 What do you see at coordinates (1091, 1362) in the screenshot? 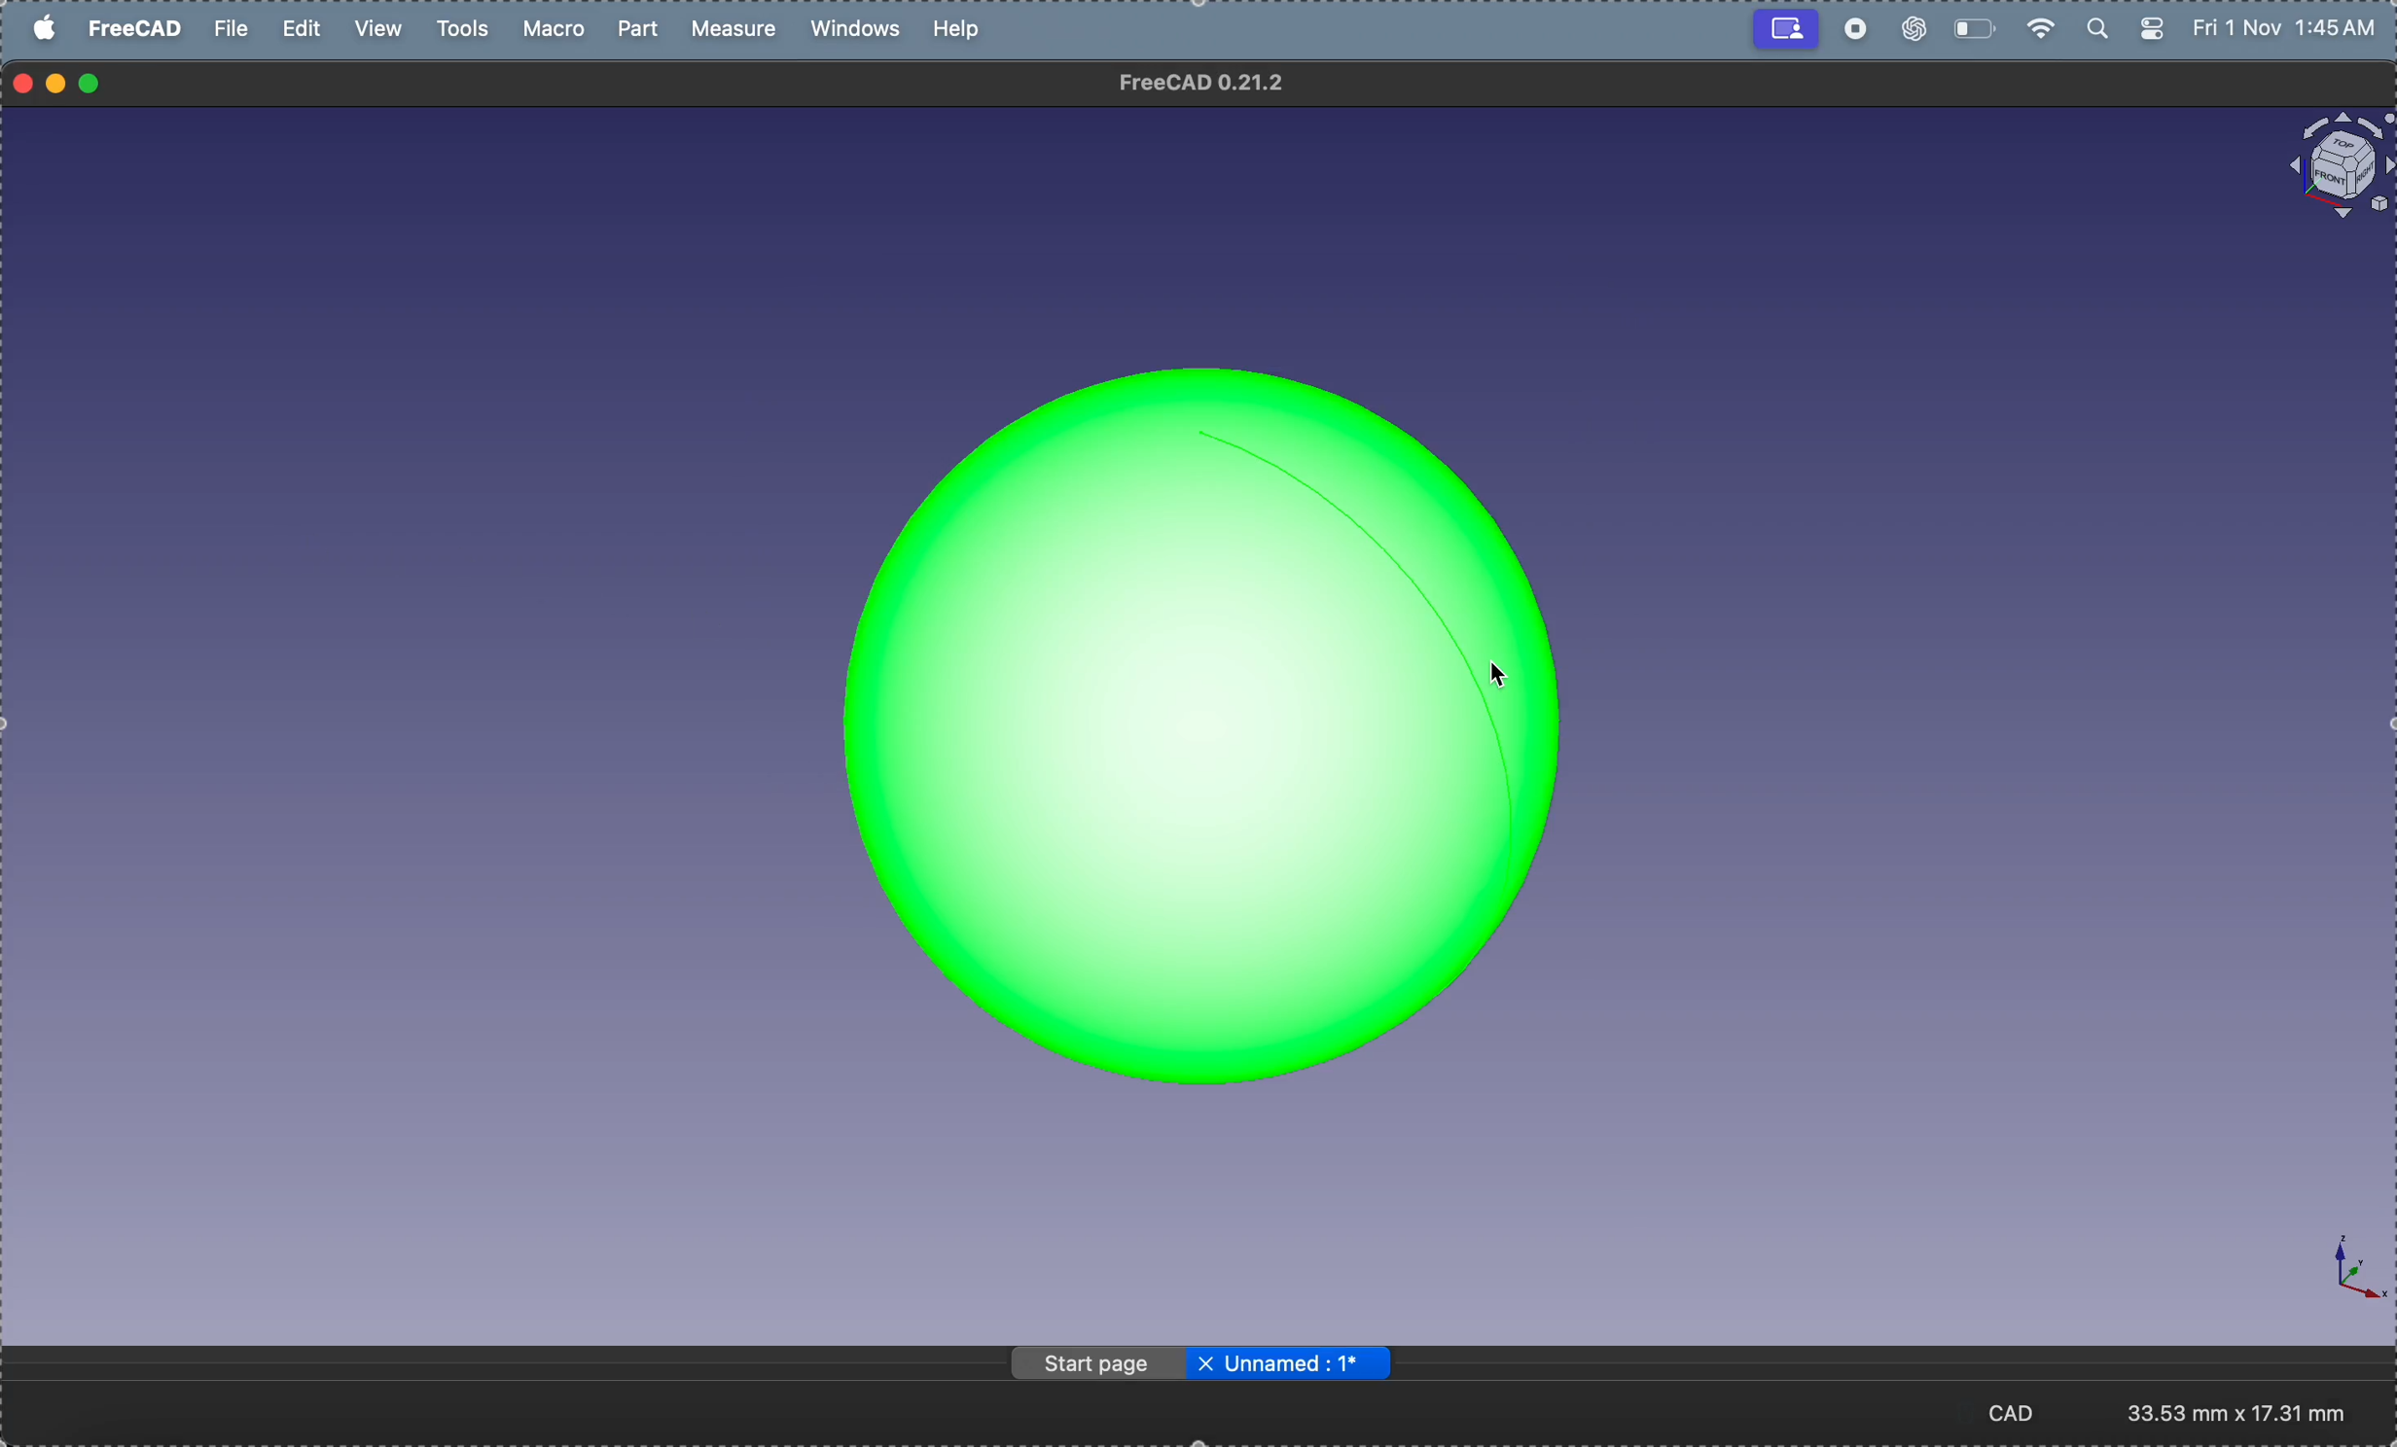
I see `start page` at bounding box center [1091, 1362].